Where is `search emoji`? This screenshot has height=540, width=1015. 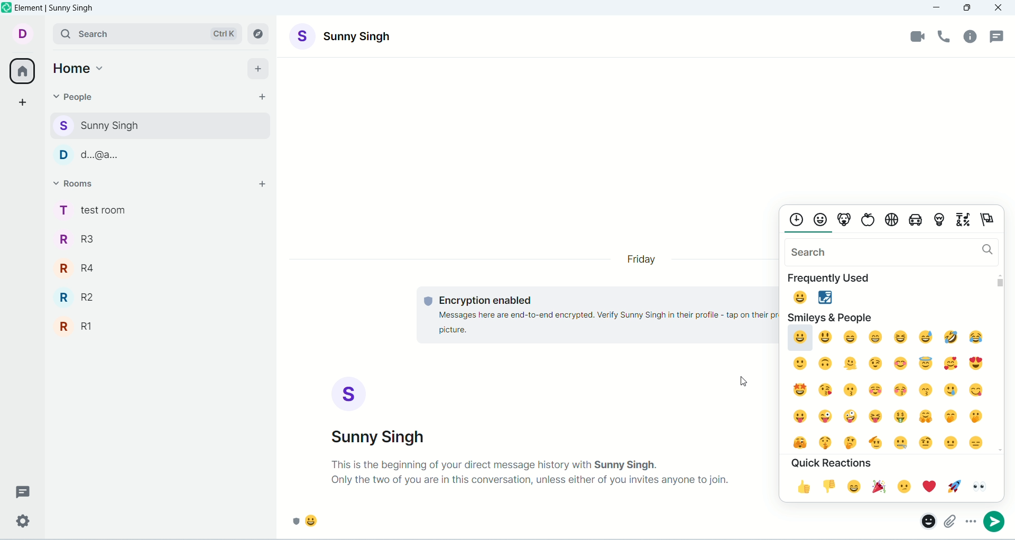
search emoji is located at coordinates (891, 251).